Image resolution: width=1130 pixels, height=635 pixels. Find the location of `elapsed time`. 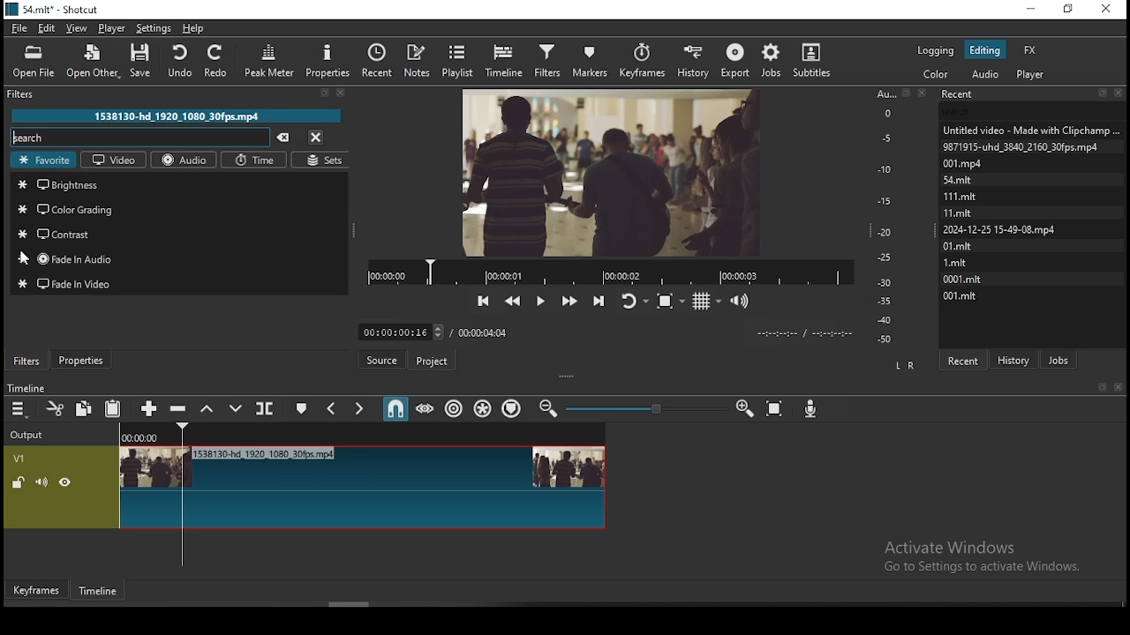

elapsed time is located at coordinates (398, 328).